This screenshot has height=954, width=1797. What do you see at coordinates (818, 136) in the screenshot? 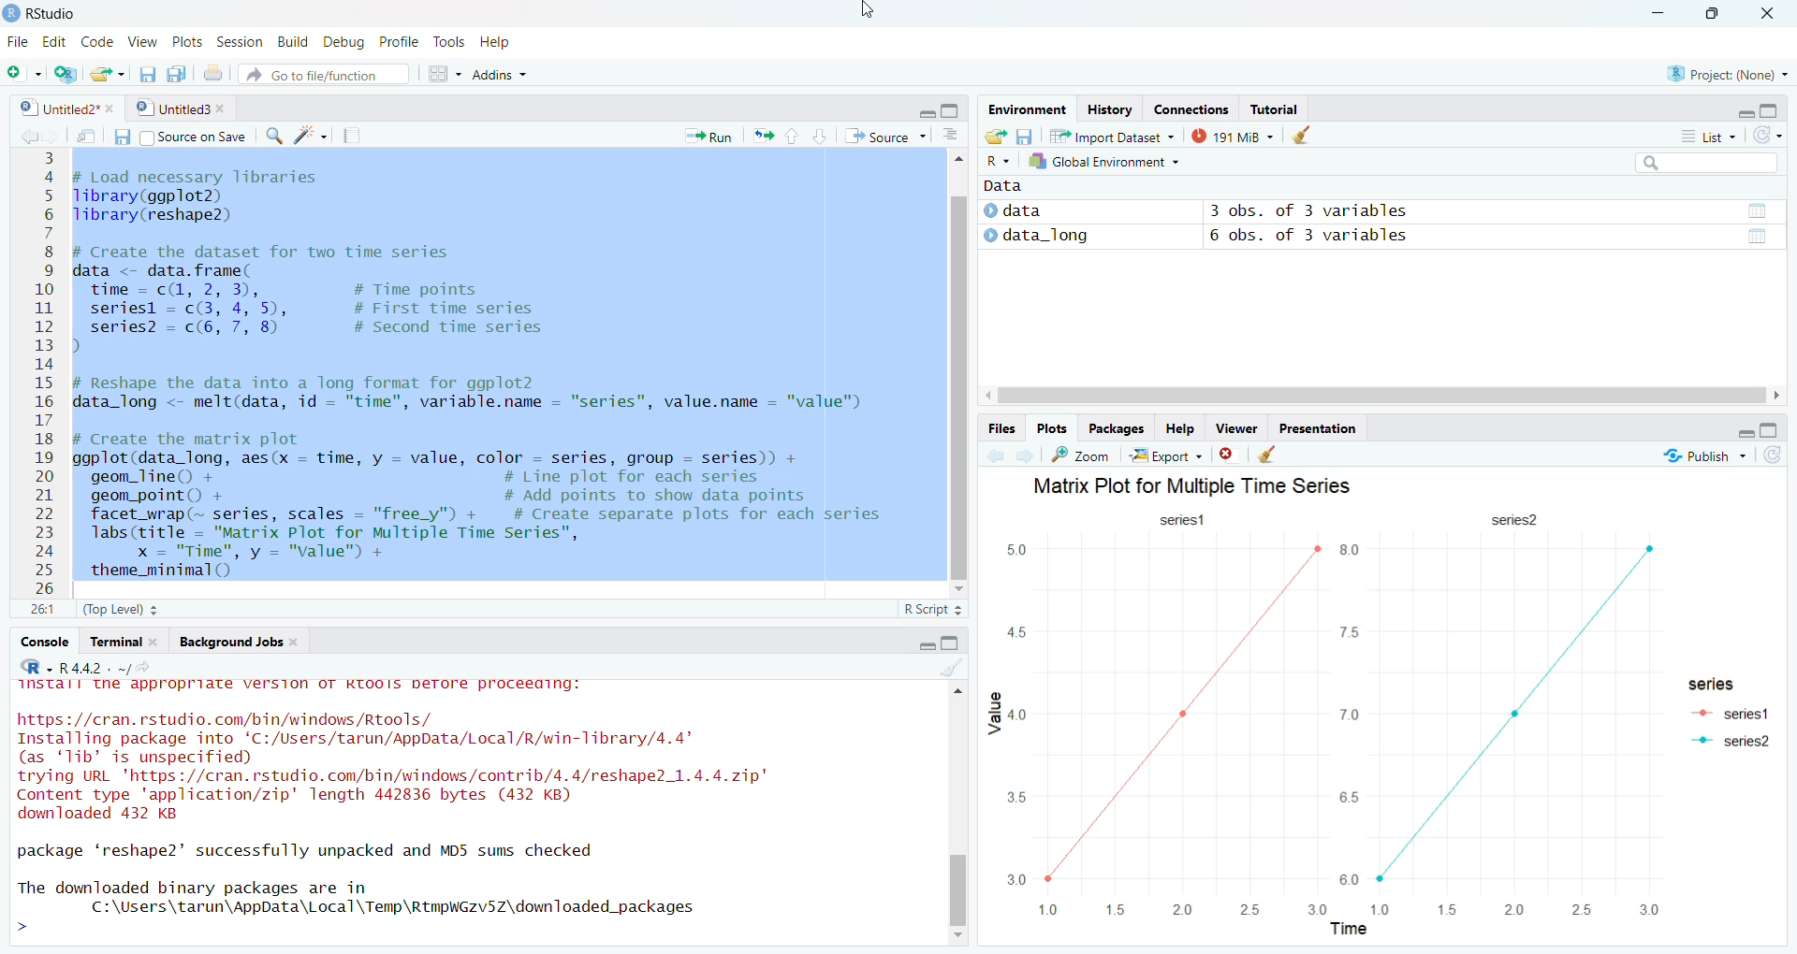
I see `down` at bounding box center [818, 136].